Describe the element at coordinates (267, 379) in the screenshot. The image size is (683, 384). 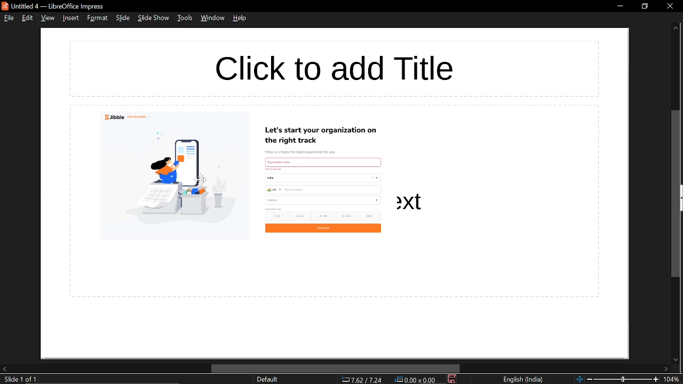
I see `slide style` at that location.